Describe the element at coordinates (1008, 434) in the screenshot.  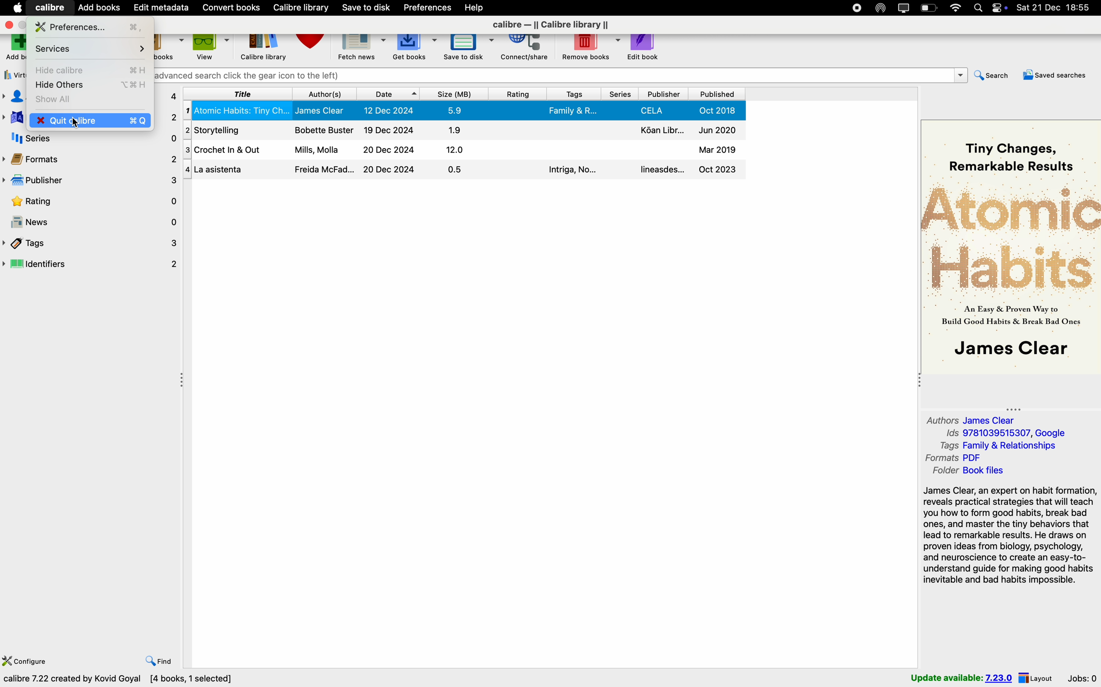
I see `Ids 9781039515307, Google` at that location.